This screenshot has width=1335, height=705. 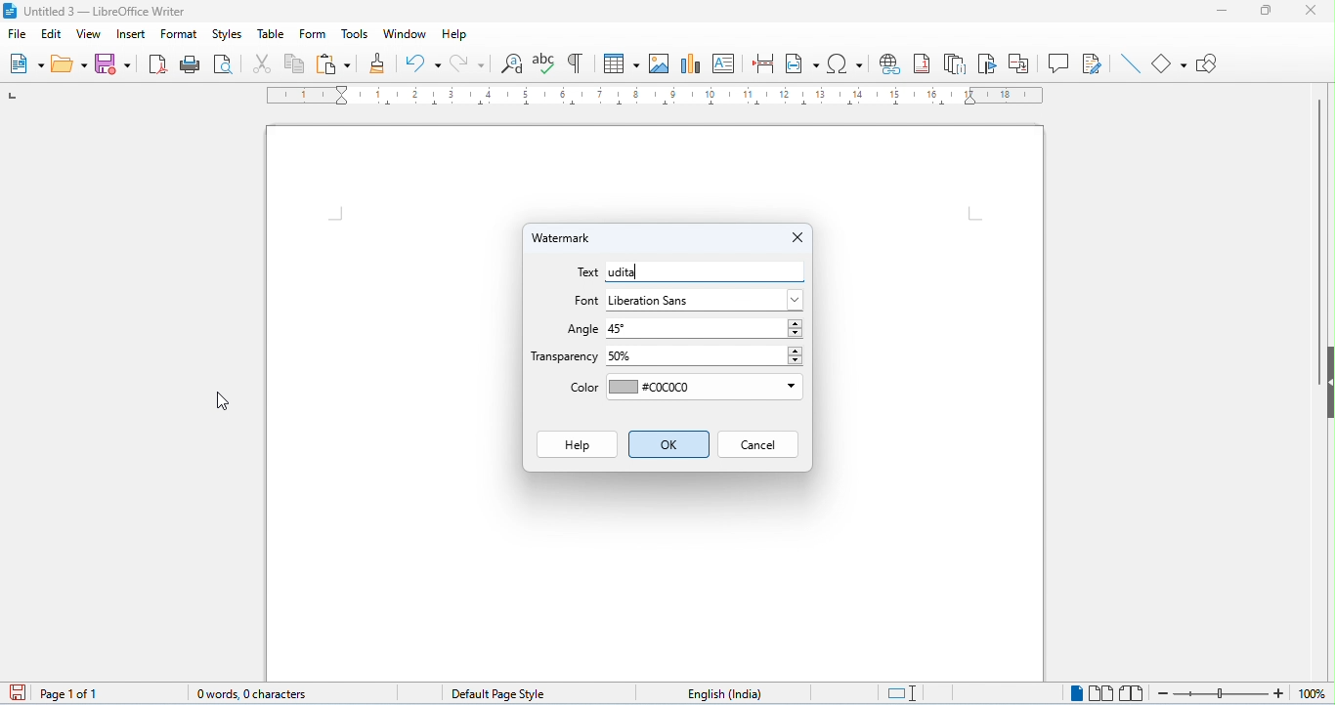 I want to click on insert image, so click(x=662, y=63).